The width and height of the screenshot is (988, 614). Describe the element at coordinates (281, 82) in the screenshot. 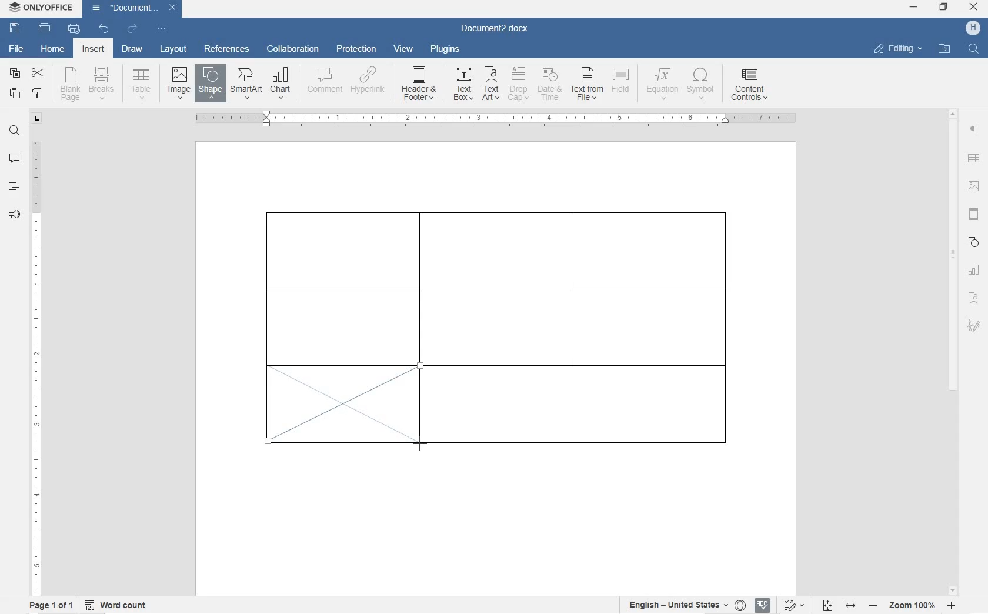

I see `CHART` at that location.